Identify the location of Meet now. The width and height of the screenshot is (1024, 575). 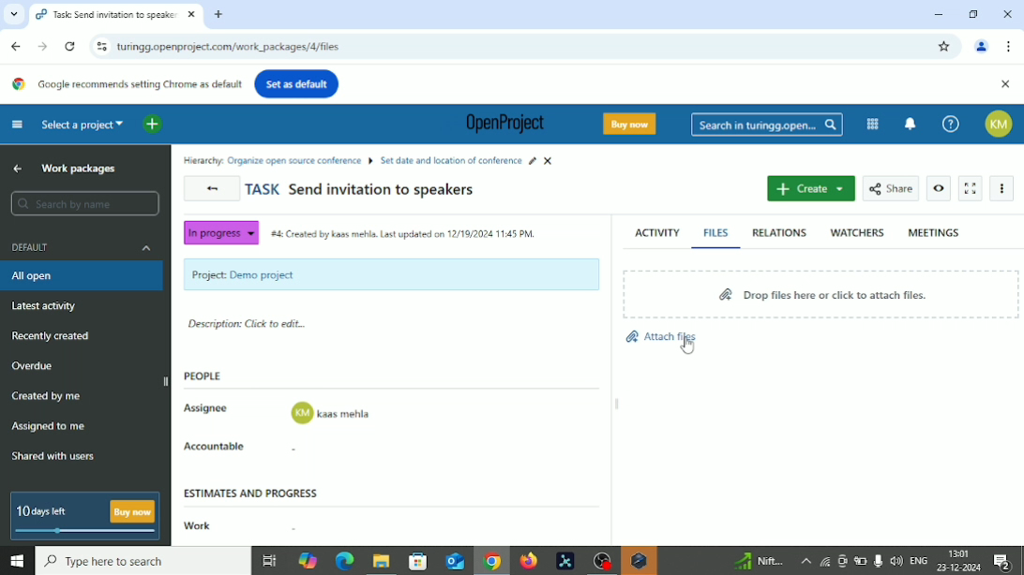
(842, 561).